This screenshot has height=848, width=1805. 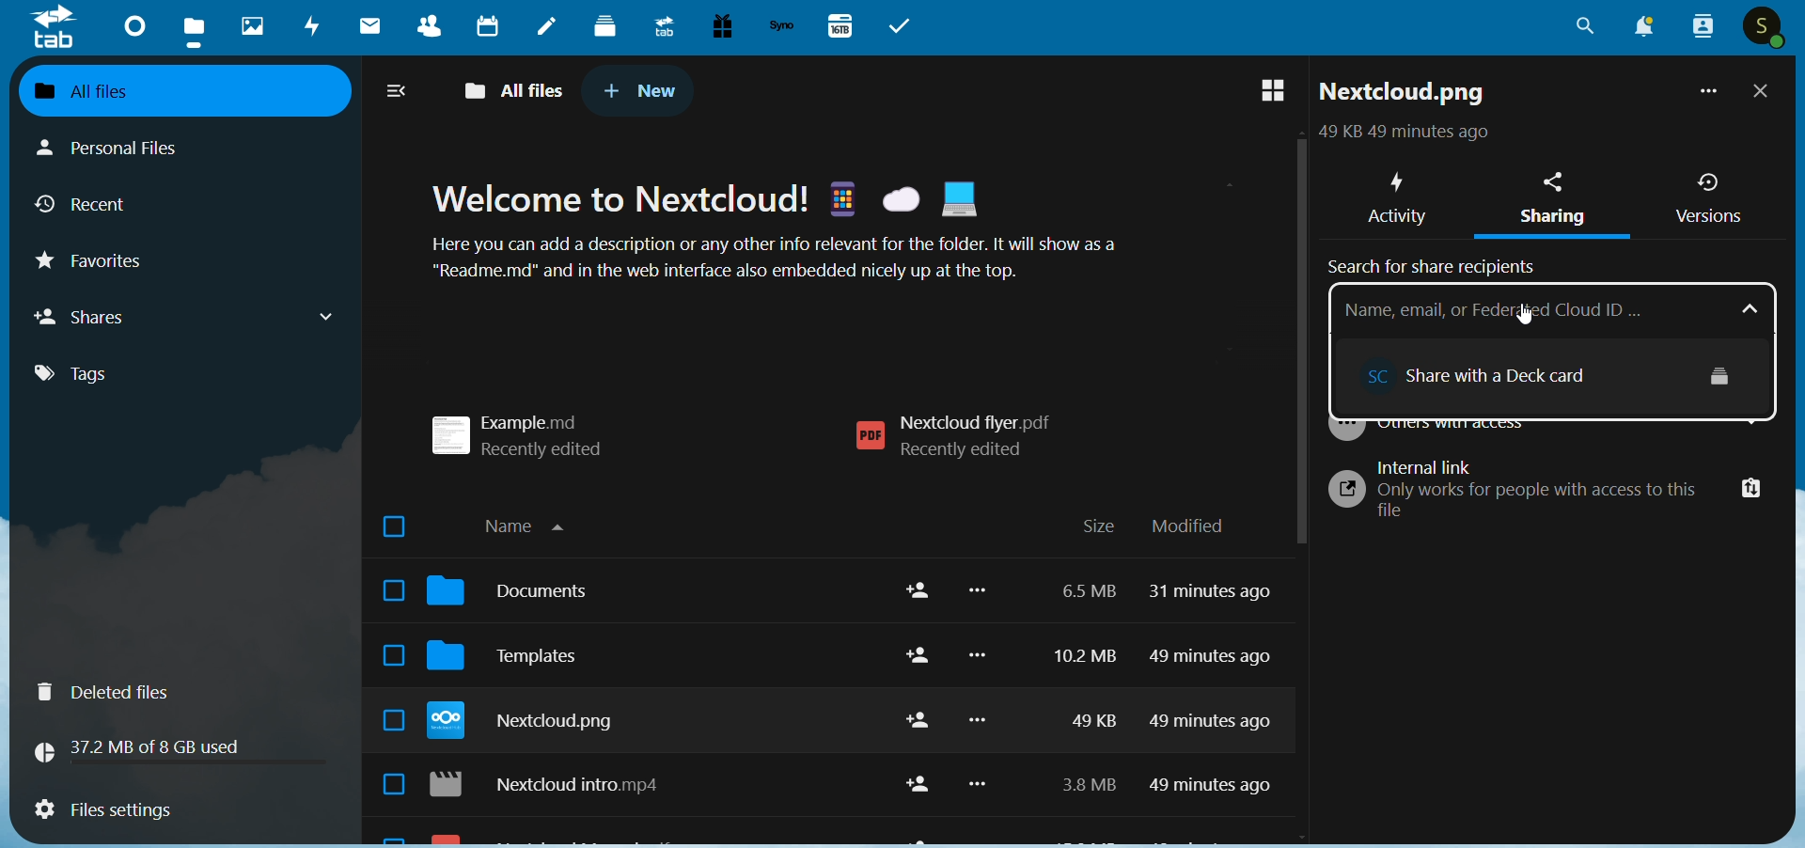 What do you see at coordinates (720, 26) in the screenshot?
I see `free trial` at bounding box center [720, 26].